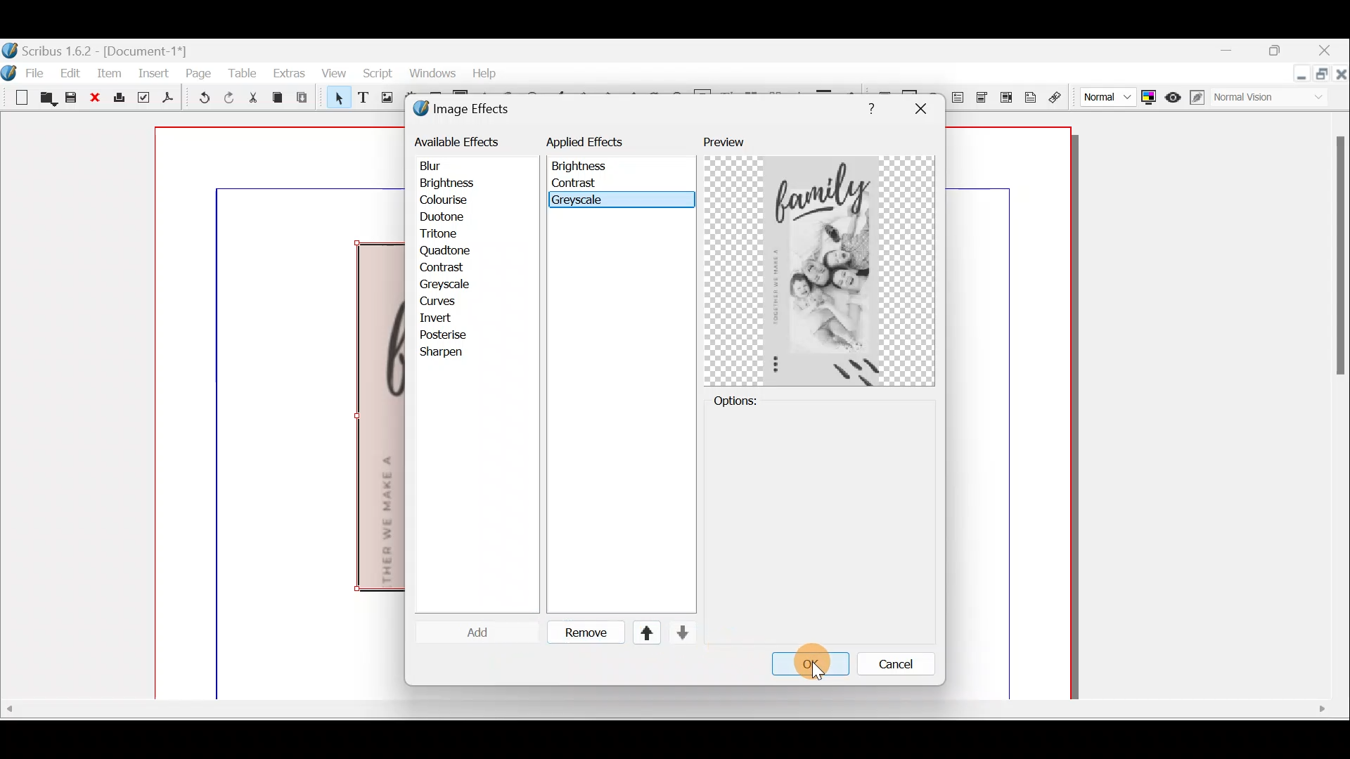  Describe the element at coordinates (449, 285) in the screenshot. I see `greyscale` at that location.